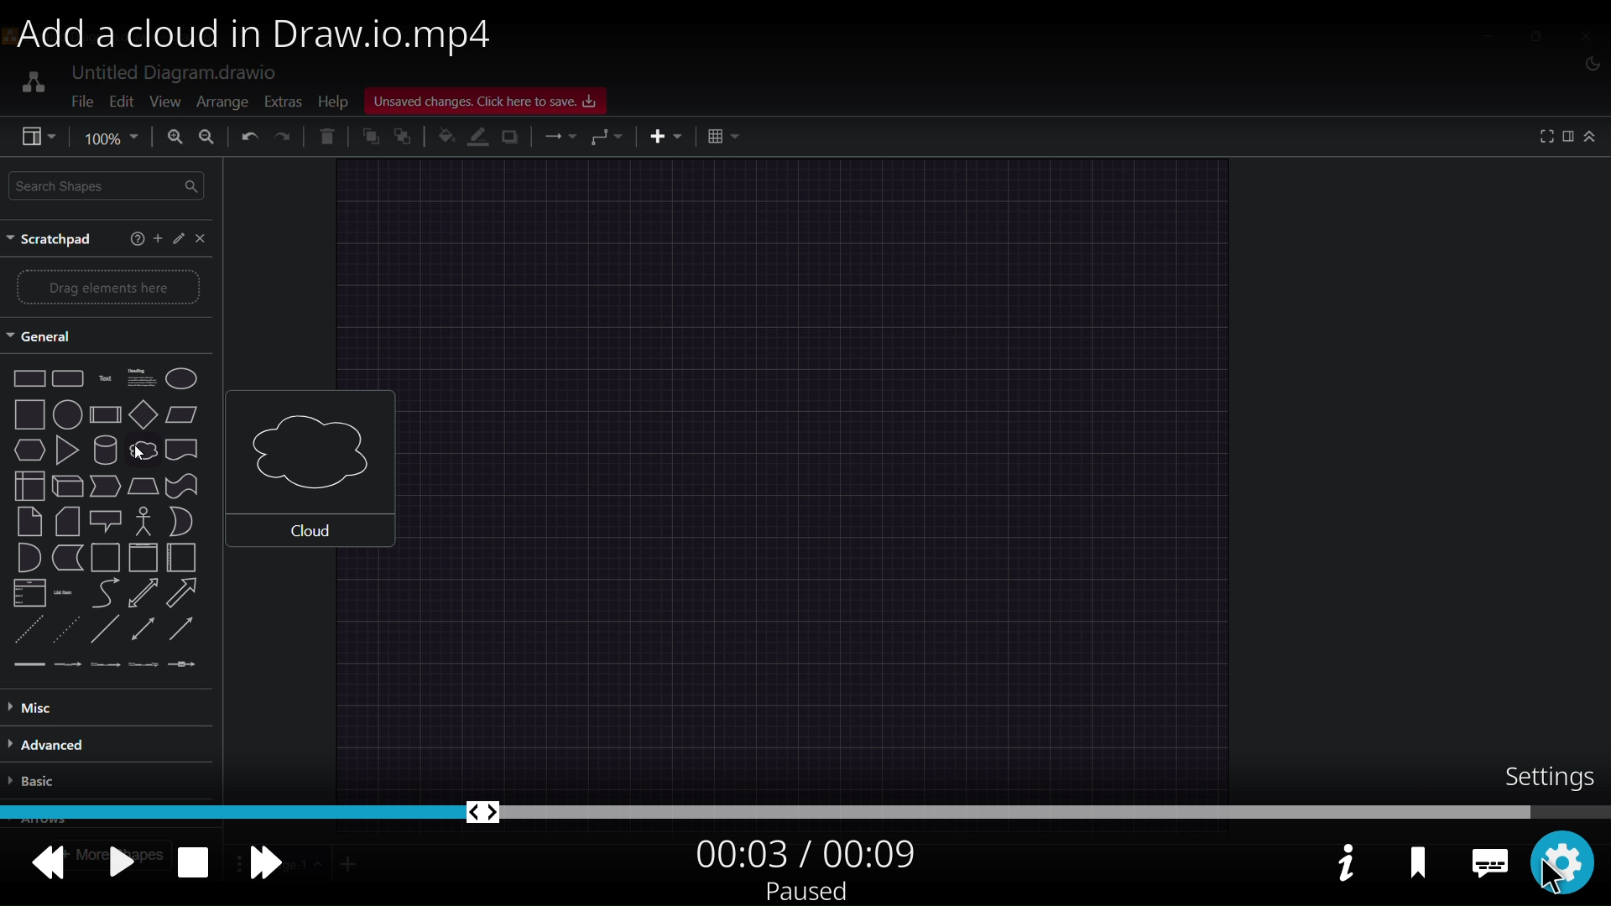 This screenshot has width=1611, height=906. I want to click on setting, so click(1564, 859).